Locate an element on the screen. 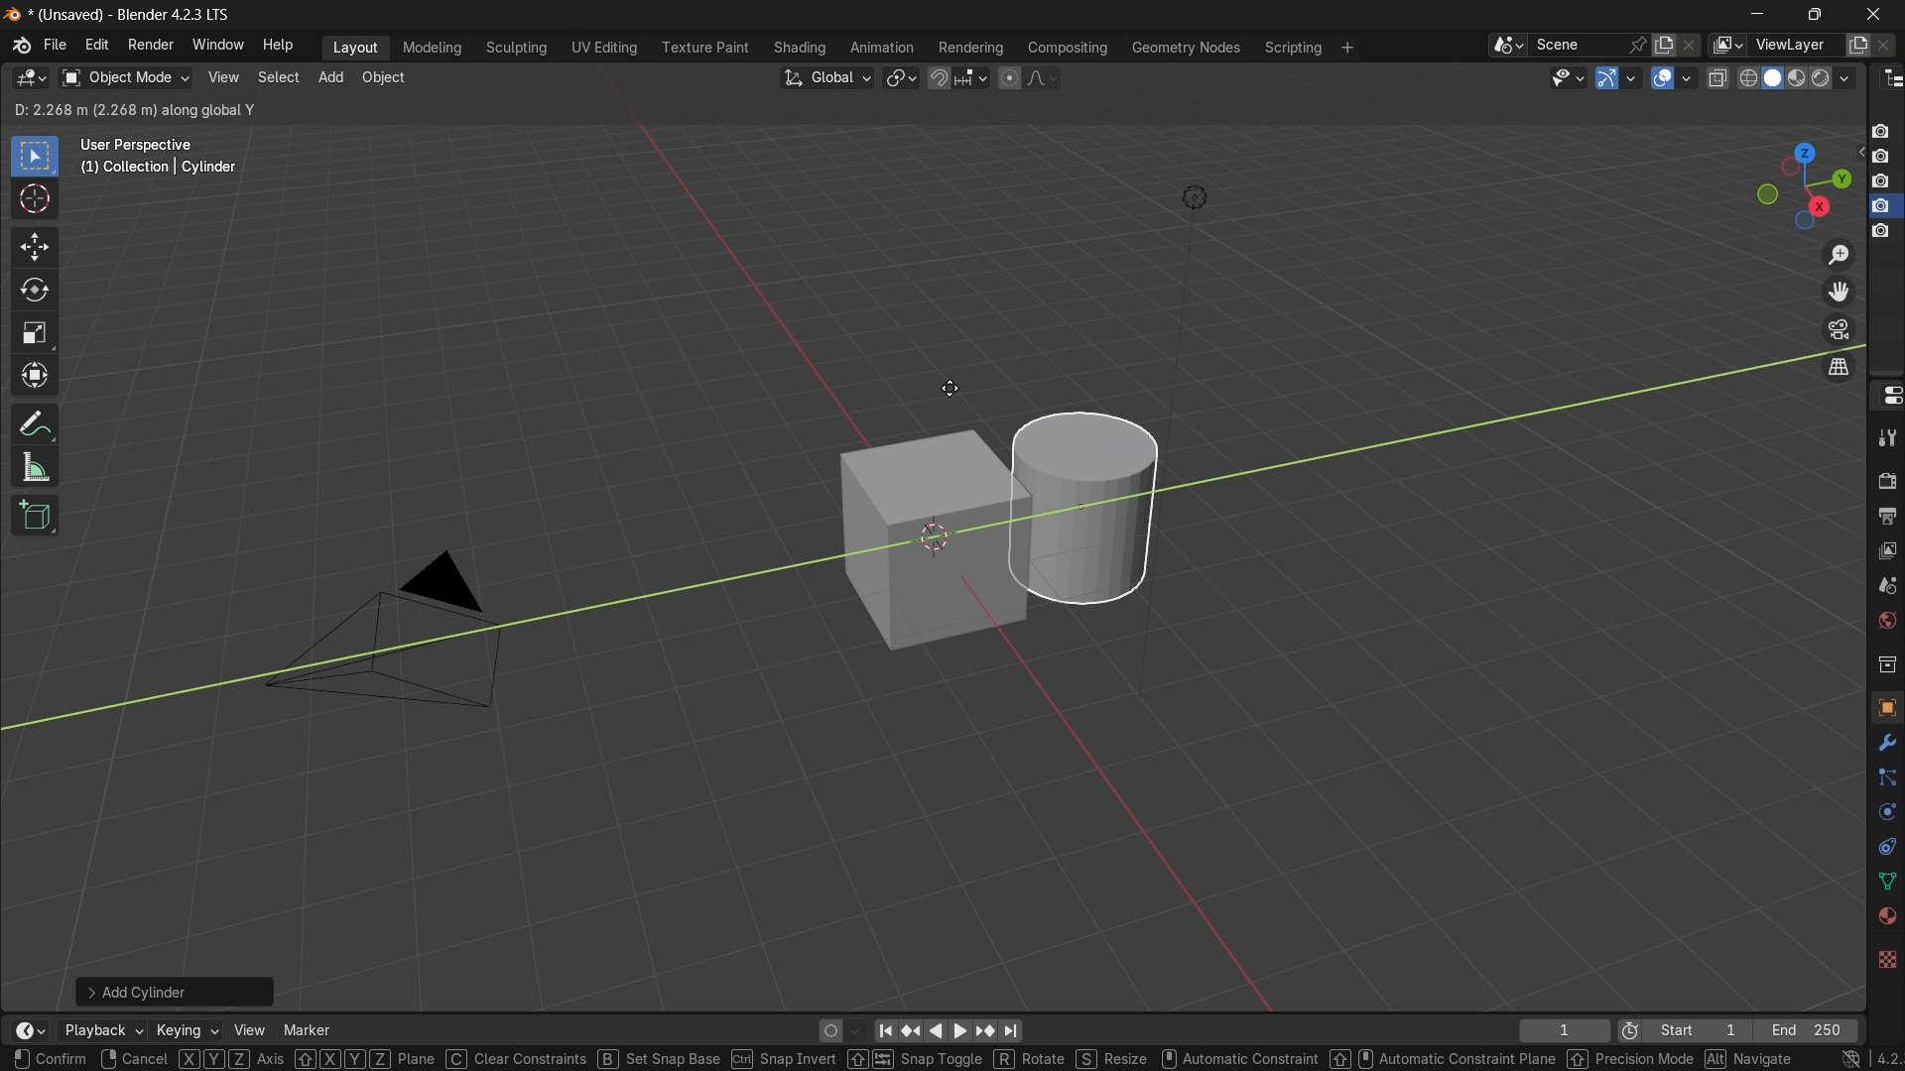 This screenshot has height=1071, width=1905. new scene is located at coordinates (1665, 45).